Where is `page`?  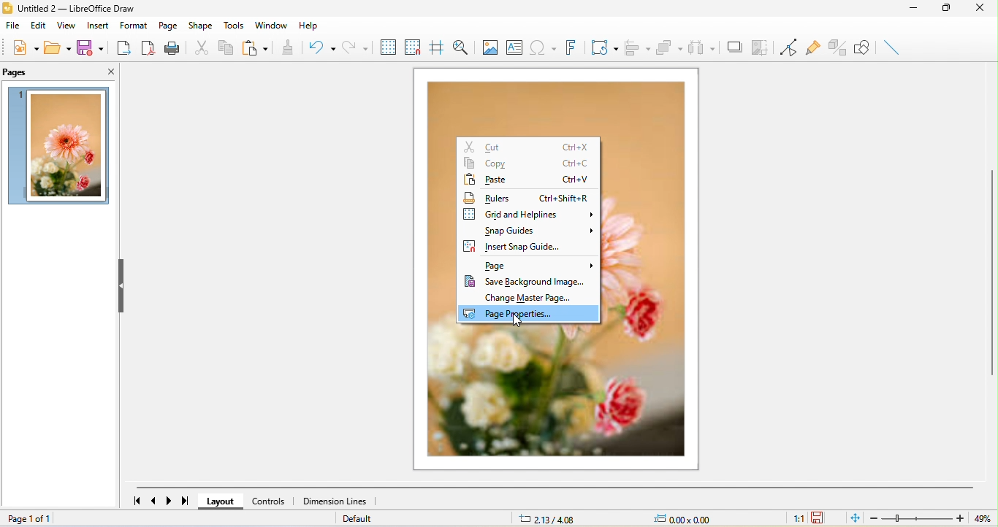
page is located at coordinates (536, 264).